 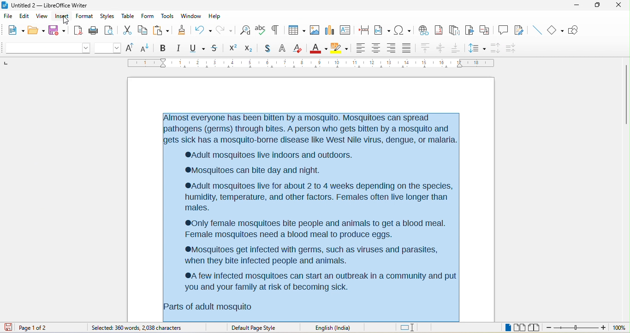 I want to click on basic shape, so click(x=555, y=30).